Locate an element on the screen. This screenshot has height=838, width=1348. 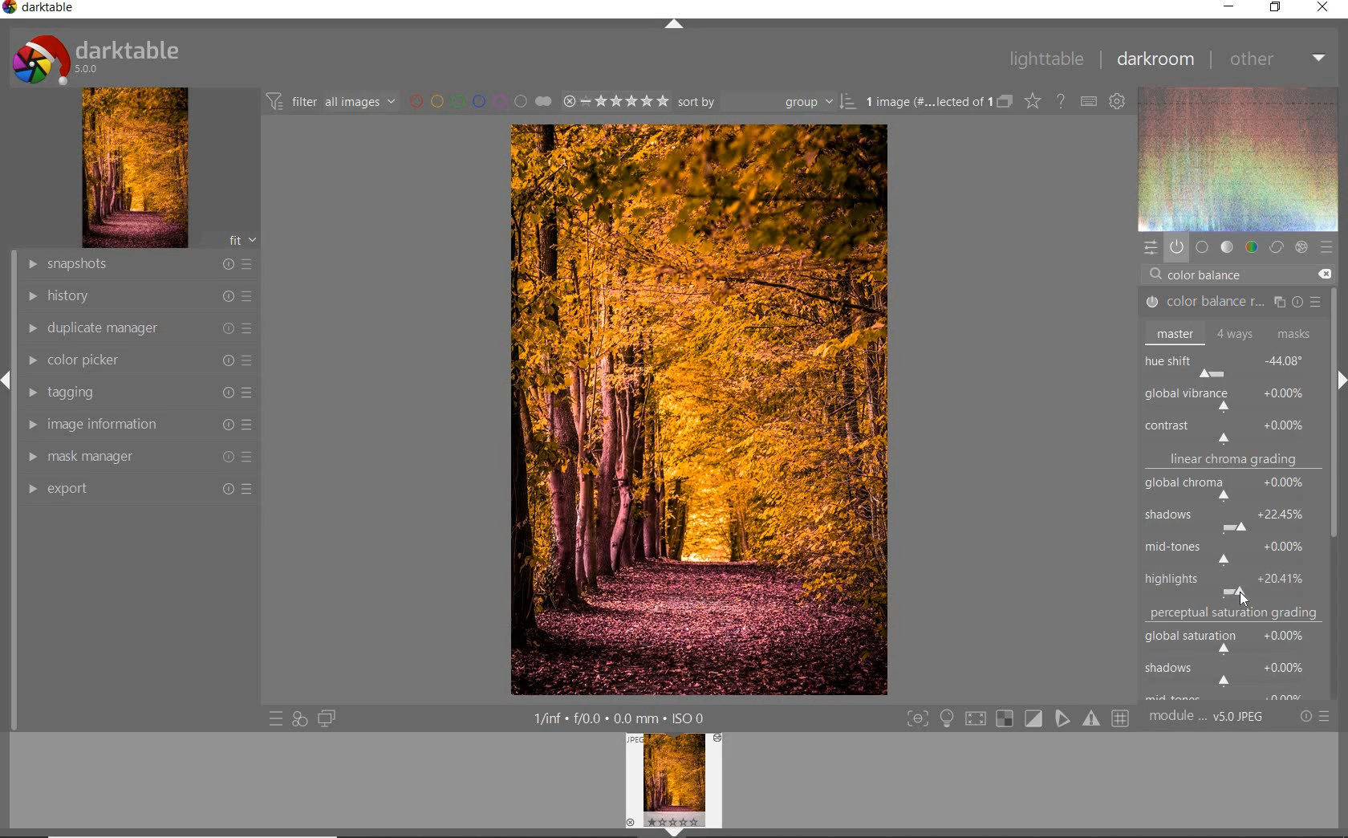
tone is located at coordinates (1226, 248).